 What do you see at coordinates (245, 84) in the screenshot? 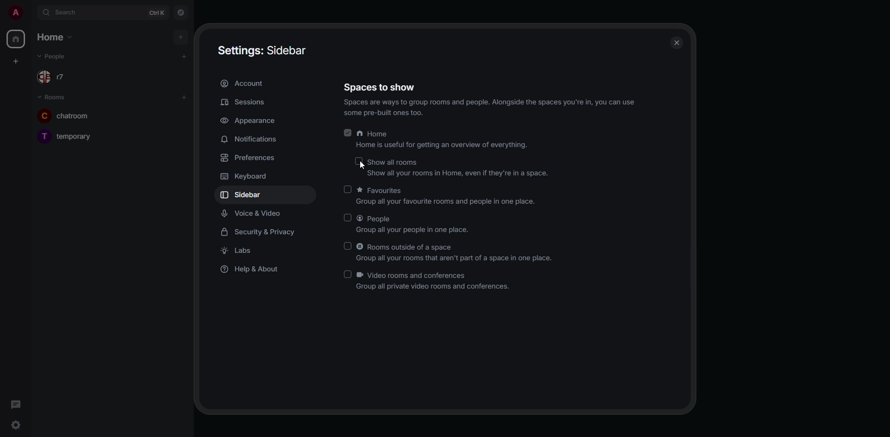
I see `account` at bounding box center [245, 84].